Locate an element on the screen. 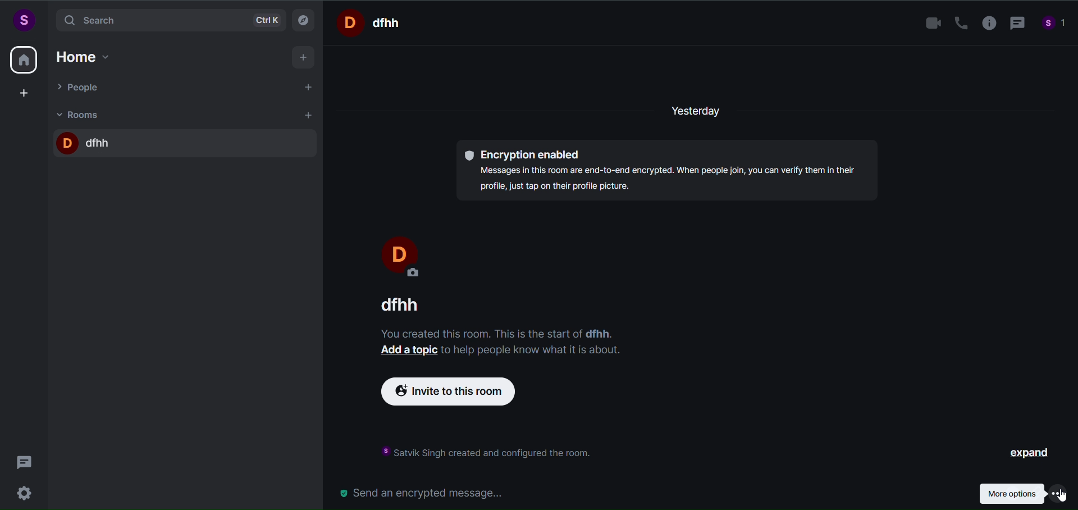  text is located at coordinates (491, 331).